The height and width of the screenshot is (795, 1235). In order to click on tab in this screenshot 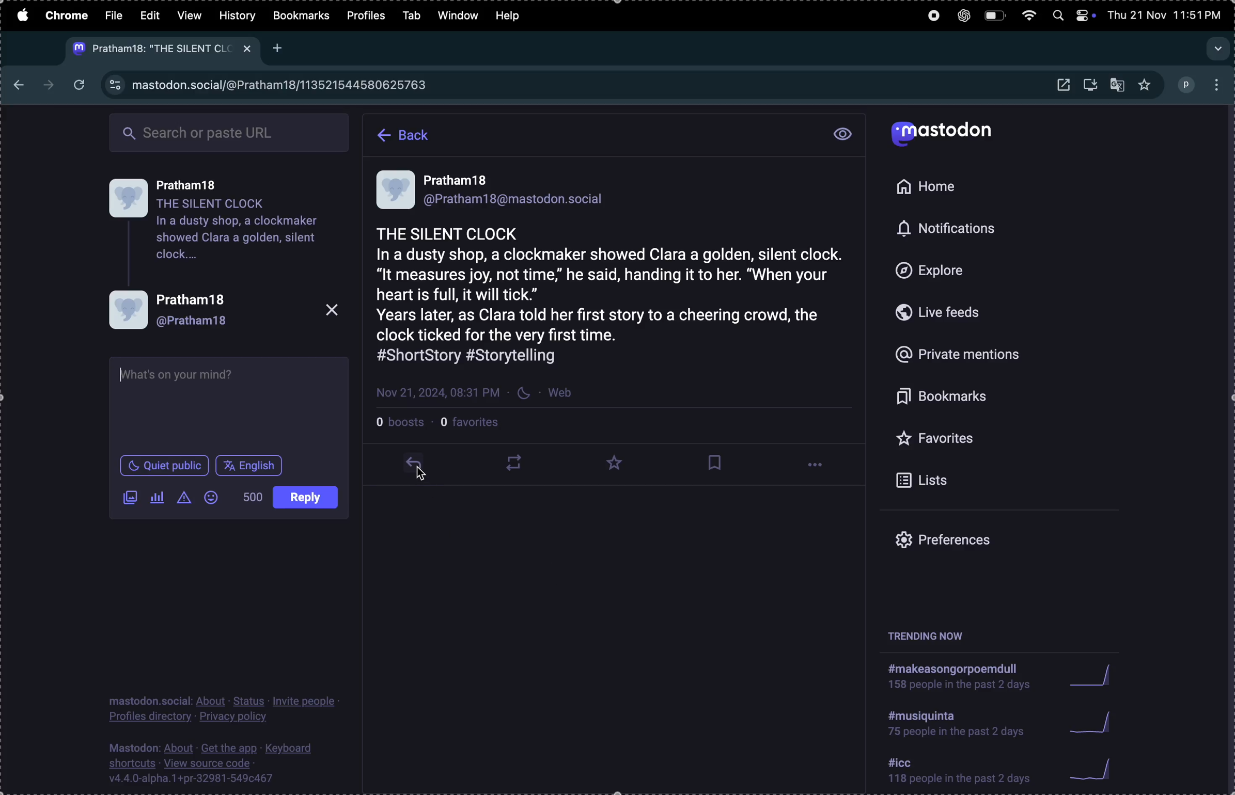, I will do `click(414, 15)`.